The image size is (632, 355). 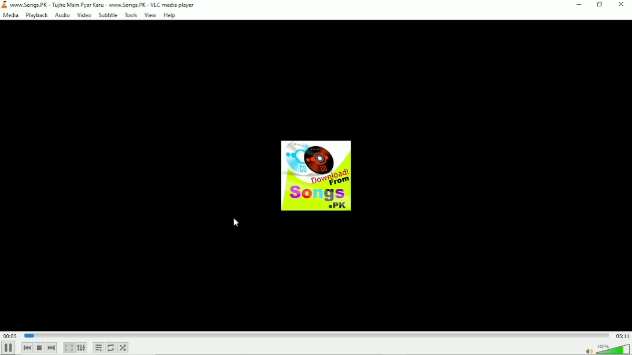 What do you see at coordinates (579, 5) in the screenshot?
I see `Minimize` at bounding box center [579, 5].